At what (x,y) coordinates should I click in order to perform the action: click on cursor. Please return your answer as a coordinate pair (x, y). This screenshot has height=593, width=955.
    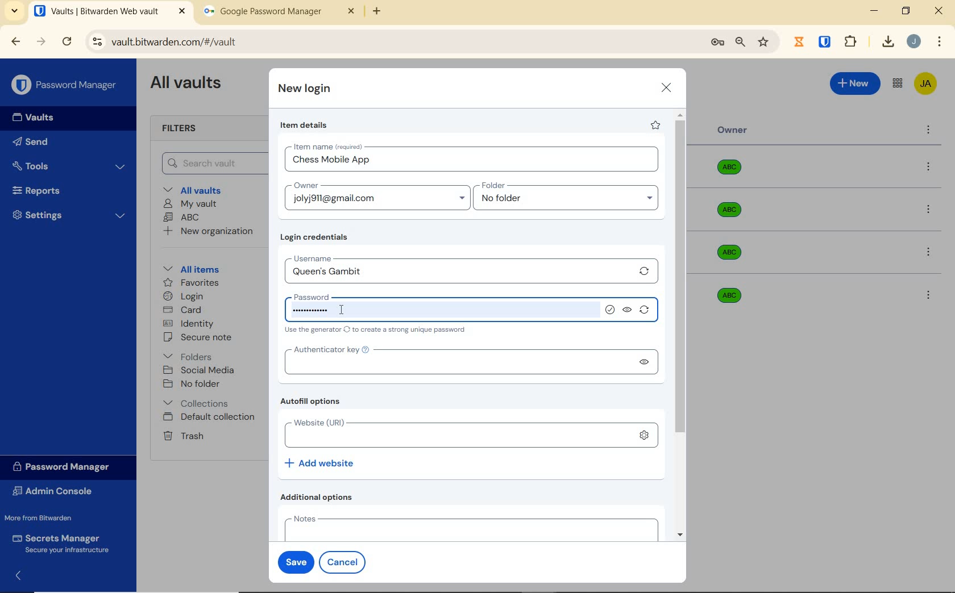
    Looking at the image, I should click on (340, 310).